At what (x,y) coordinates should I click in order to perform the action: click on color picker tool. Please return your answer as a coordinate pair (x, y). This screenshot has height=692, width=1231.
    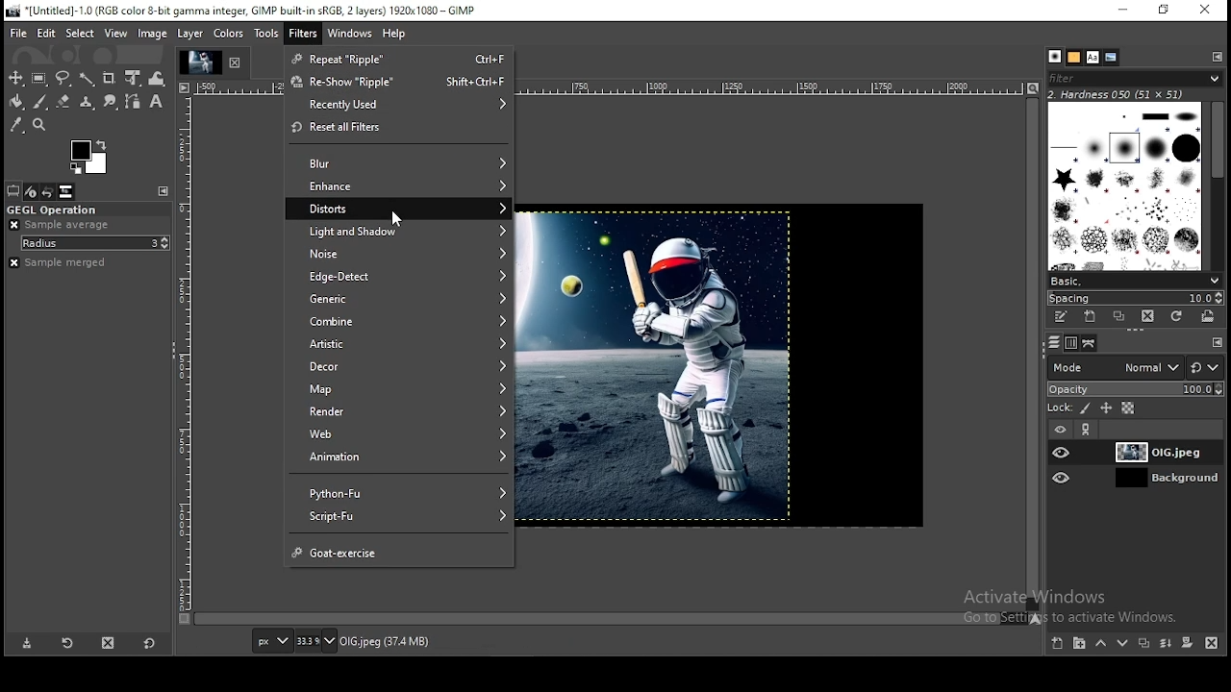
    Looking at the image, I should click on (17, 125).